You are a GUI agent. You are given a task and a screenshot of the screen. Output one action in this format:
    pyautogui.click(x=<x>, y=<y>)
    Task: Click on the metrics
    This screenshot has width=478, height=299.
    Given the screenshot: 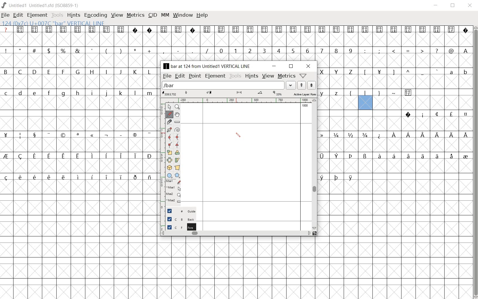 What is the action you would take?
    pyautogui.click(x=287, y=75)
    